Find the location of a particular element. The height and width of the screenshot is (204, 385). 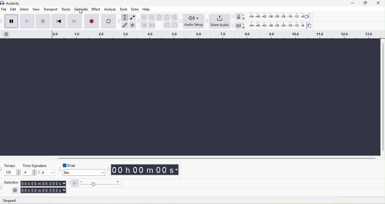

4/4 is located at coordinates (39, 173).